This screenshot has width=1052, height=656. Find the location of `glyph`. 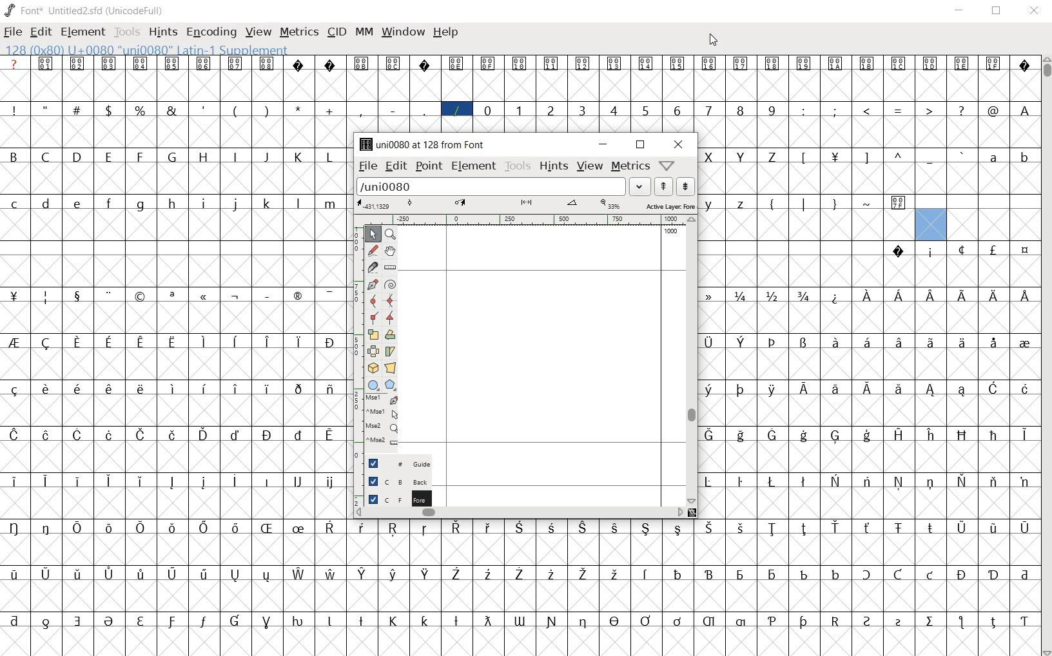

glyph is located at coordinates (46, 389).